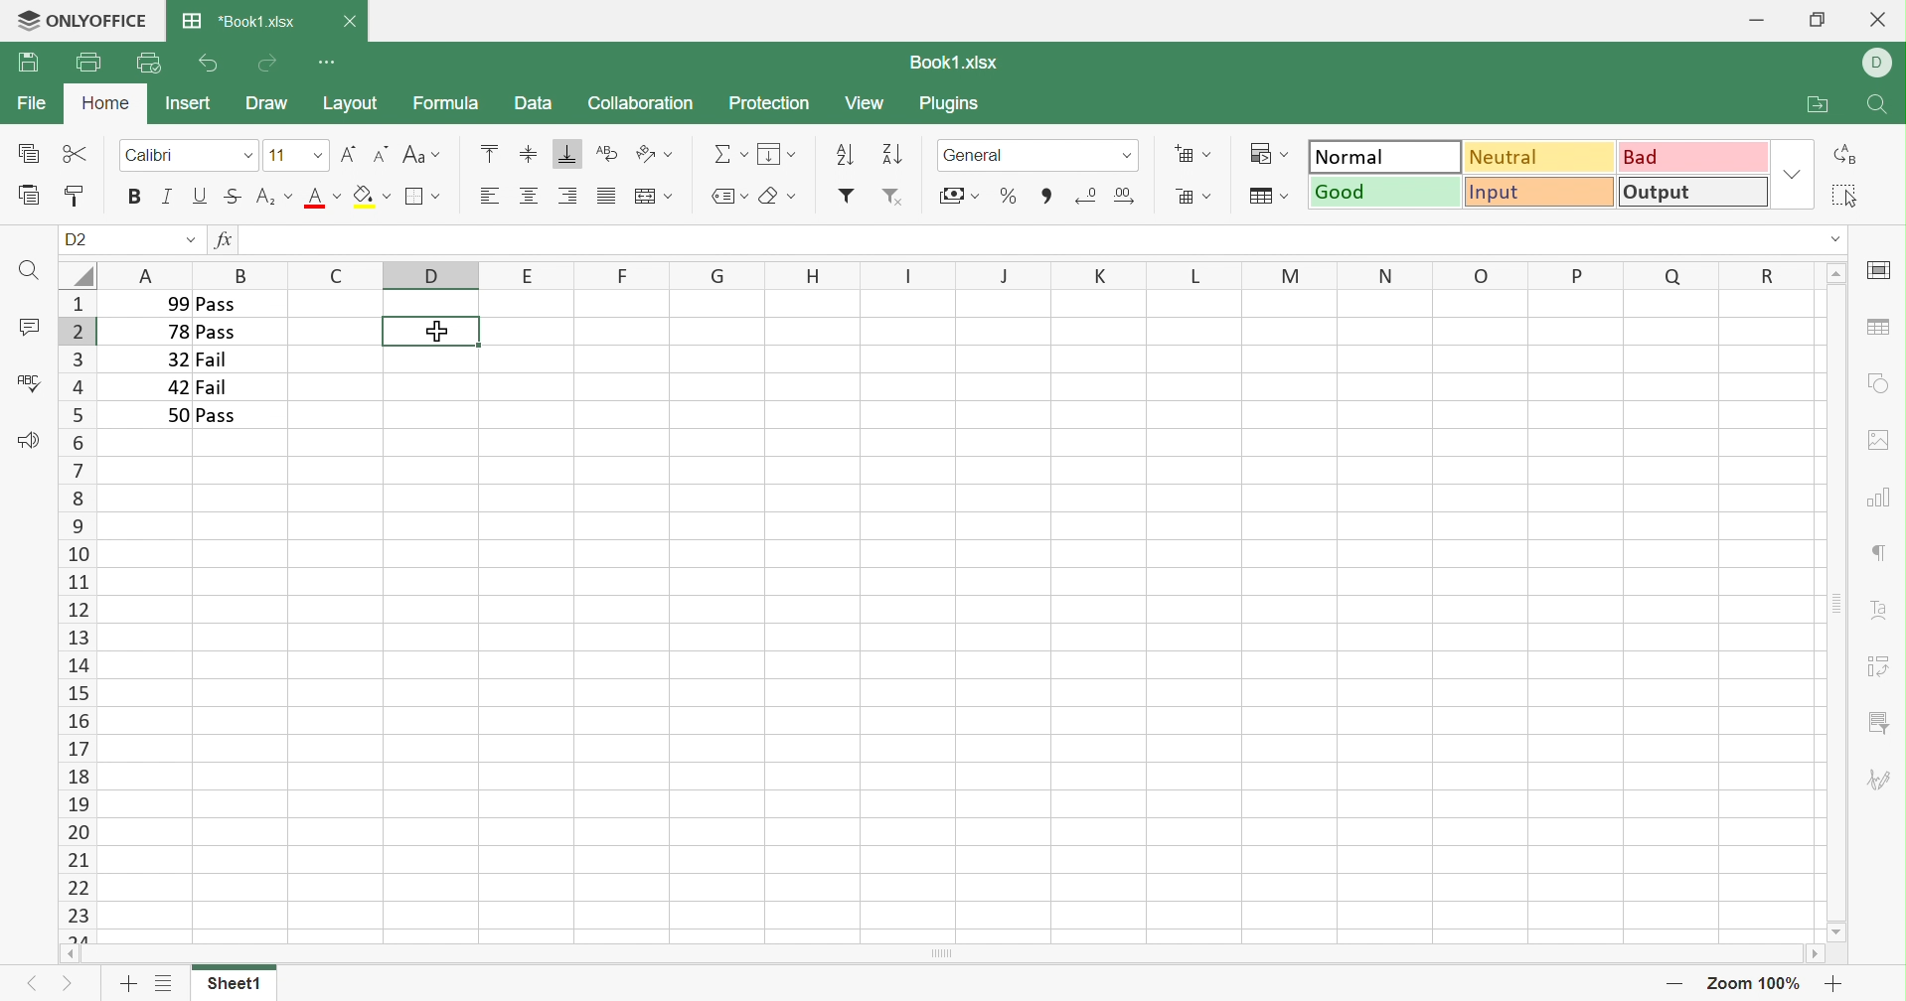 Image resolution: width=1906 pixels, height=1001 pixels. I want to click on 99, so click(171, 303).